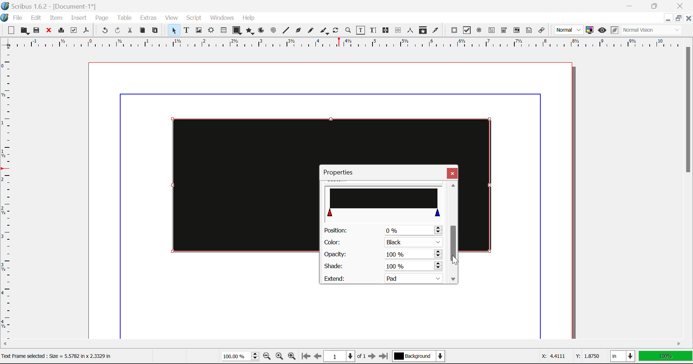 Image resolution: width=693 pixels, height=364 pixels. I want to click on Previous Page, so click(318, 357).